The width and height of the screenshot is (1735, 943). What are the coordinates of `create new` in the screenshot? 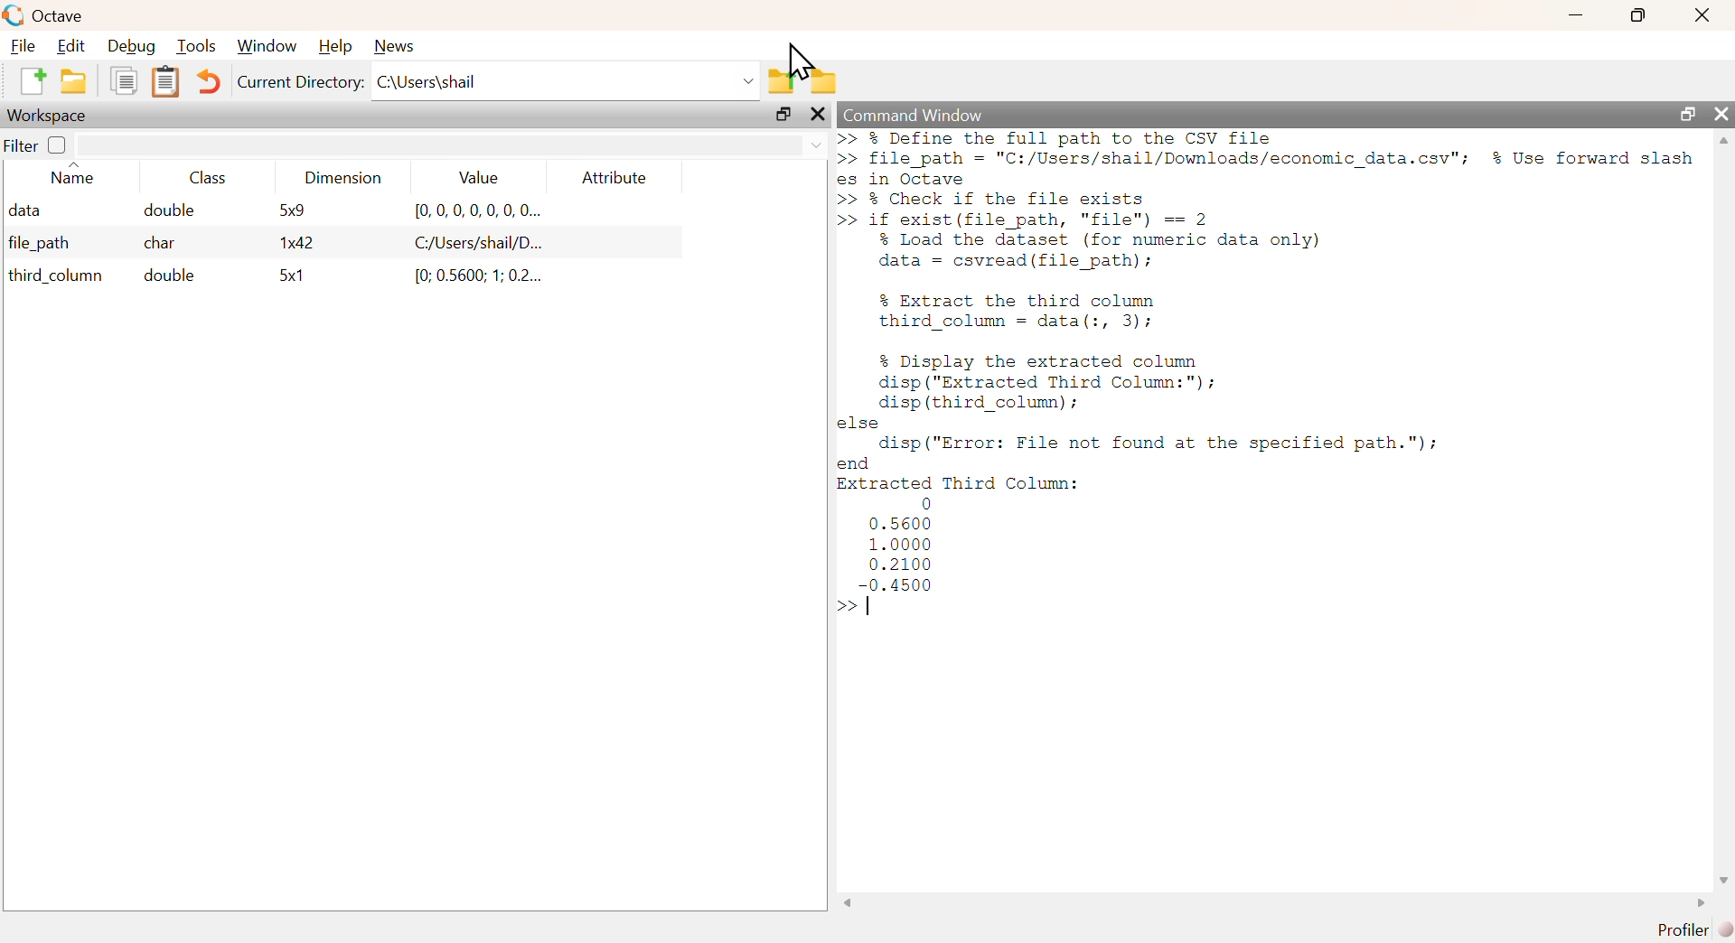 It's located at (30, 82).